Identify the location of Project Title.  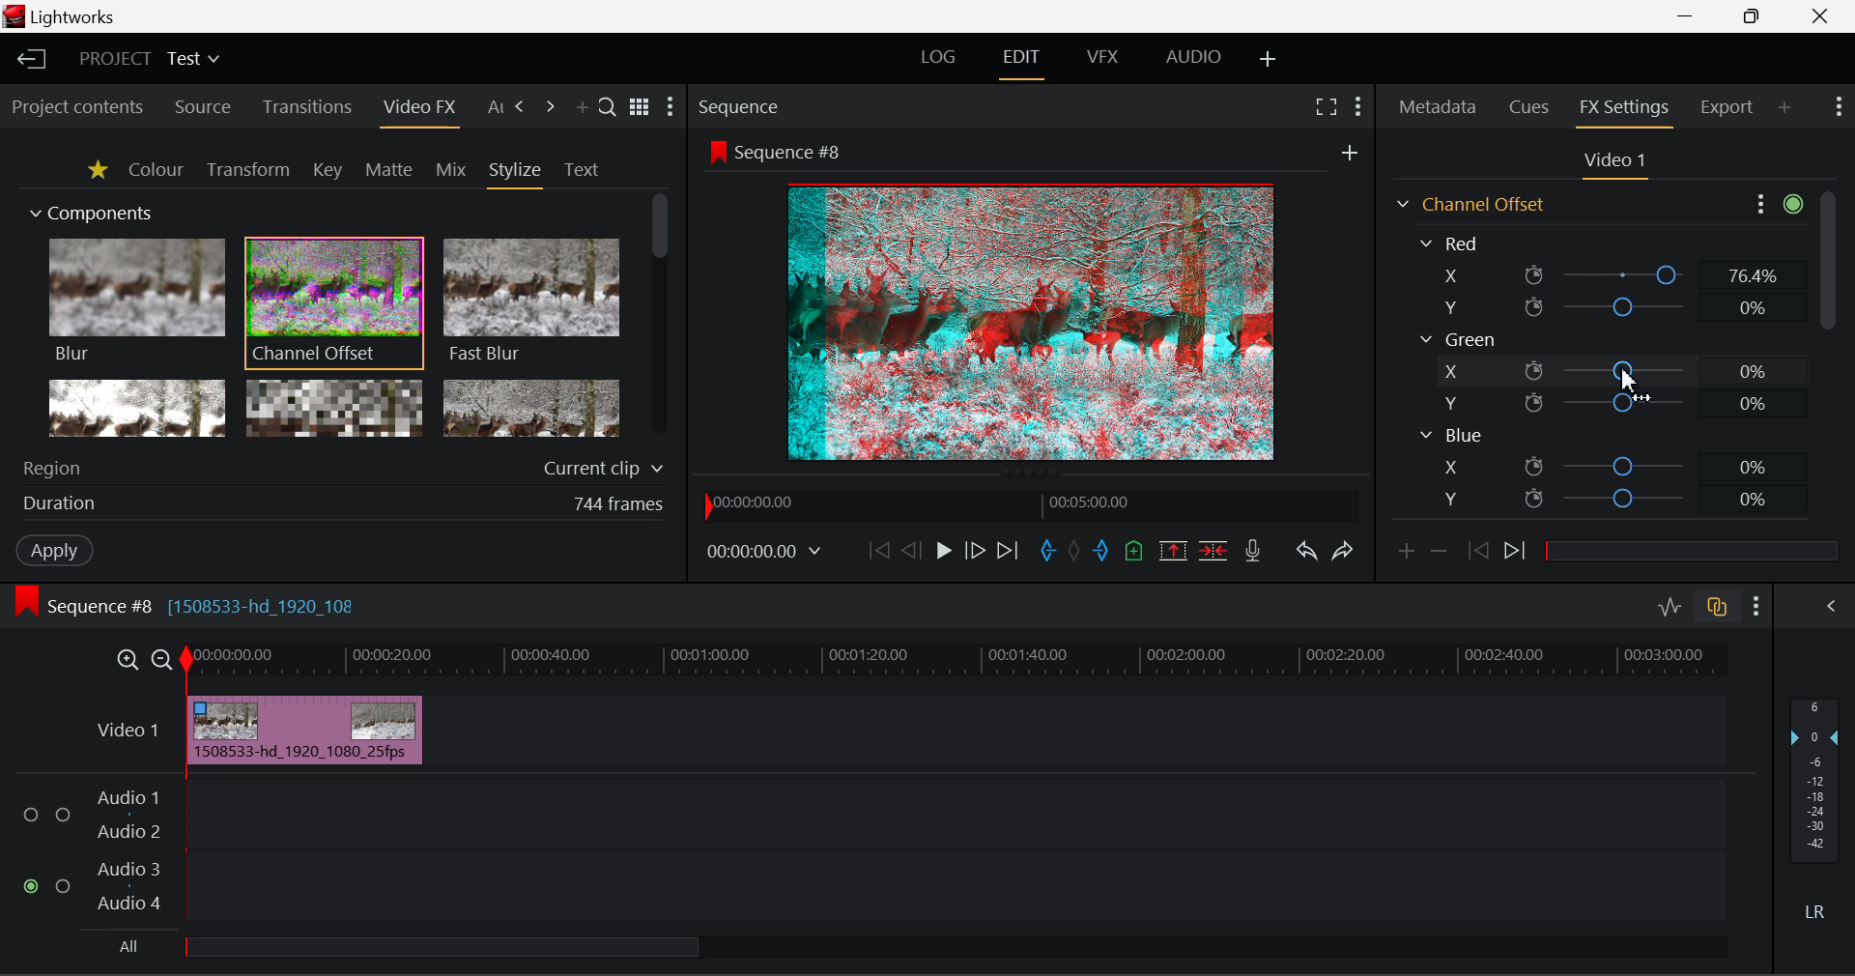
(149, 56).